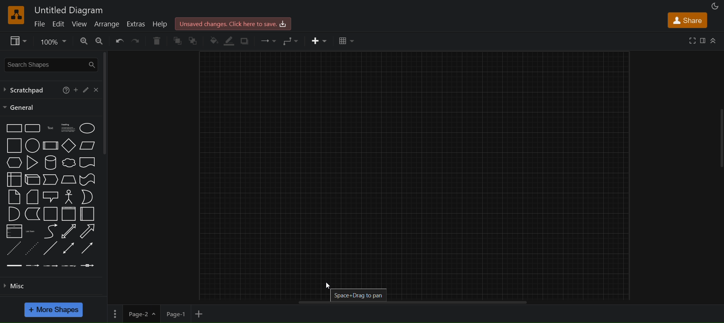 This screenshot has height=323, width=724. What do you see at coordinates (178, 41) in the screenshot?
I see `to front` at bounding box center [178, 41].